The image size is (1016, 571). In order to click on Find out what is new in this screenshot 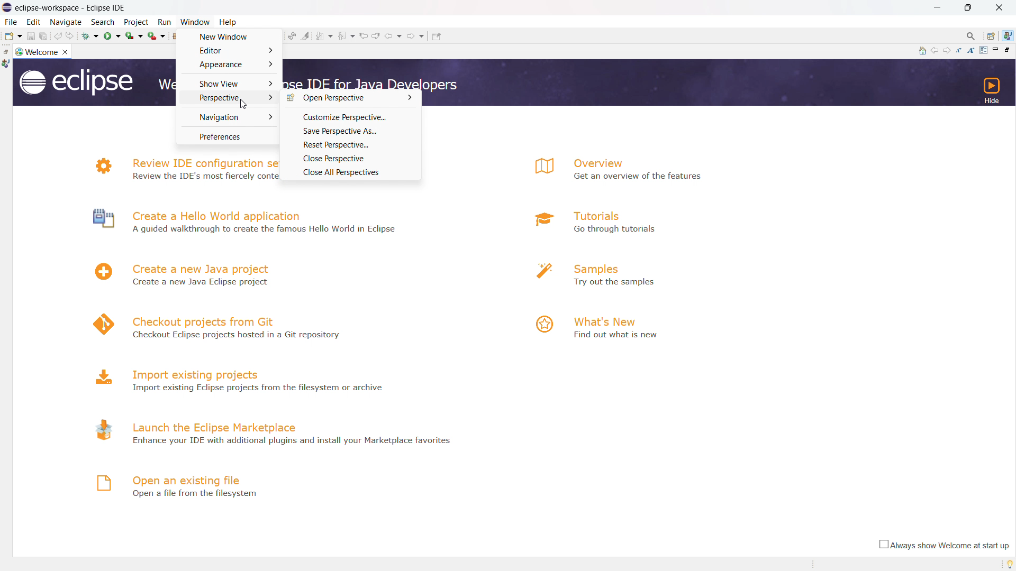, I will do `click(617, 335)`.